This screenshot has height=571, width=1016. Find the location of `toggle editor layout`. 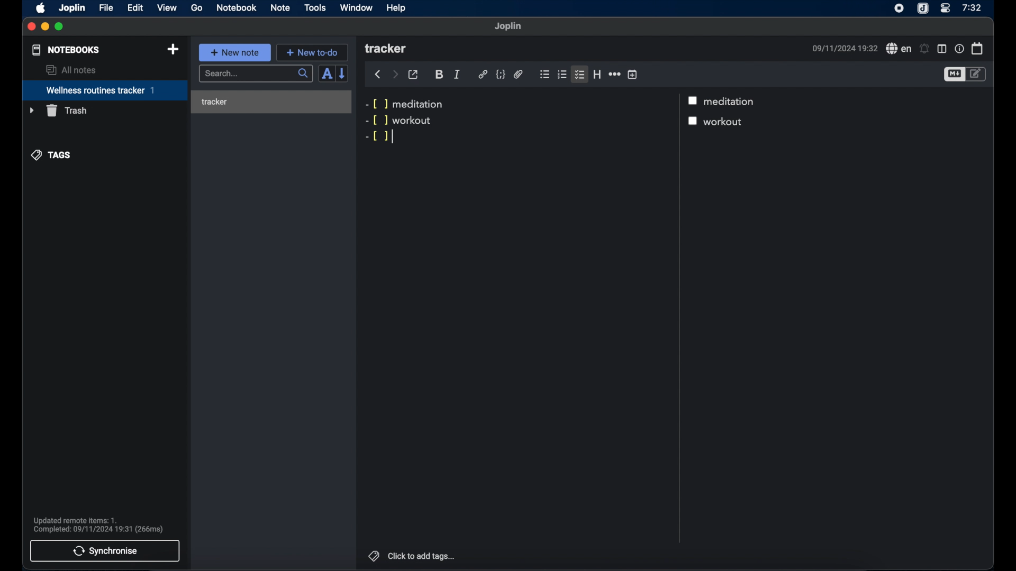

toggle editor layout is located at coordinates (941, 49).